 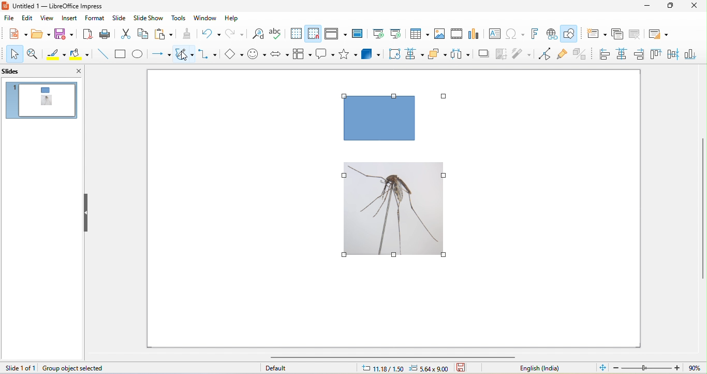 I want to click on format, so click(x=94, y=19).